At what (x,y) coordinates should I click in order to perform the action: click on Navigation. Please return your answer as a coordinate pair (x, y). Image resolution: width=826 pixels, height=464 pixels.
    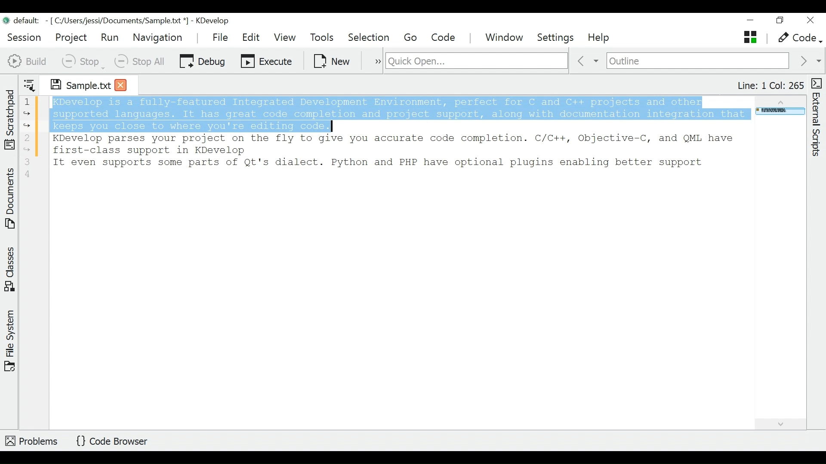
    Looking at the image, I should click on (160, 37).